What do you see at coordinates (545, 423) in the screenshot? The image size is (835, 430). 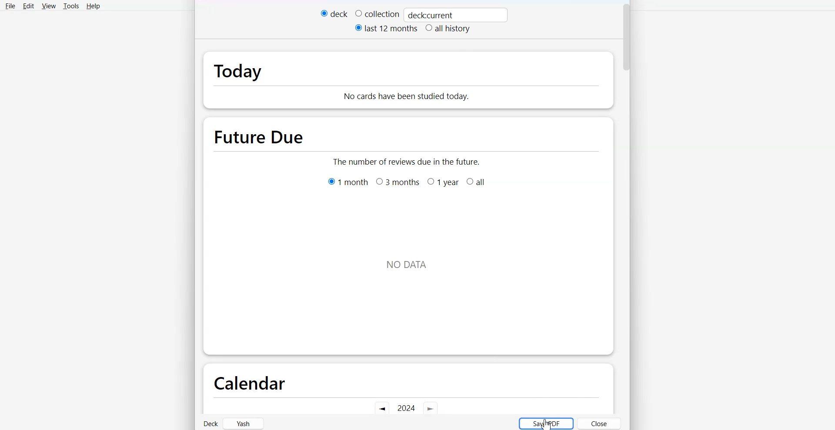 I see `Save PDF` at bounding box center [545, 423].